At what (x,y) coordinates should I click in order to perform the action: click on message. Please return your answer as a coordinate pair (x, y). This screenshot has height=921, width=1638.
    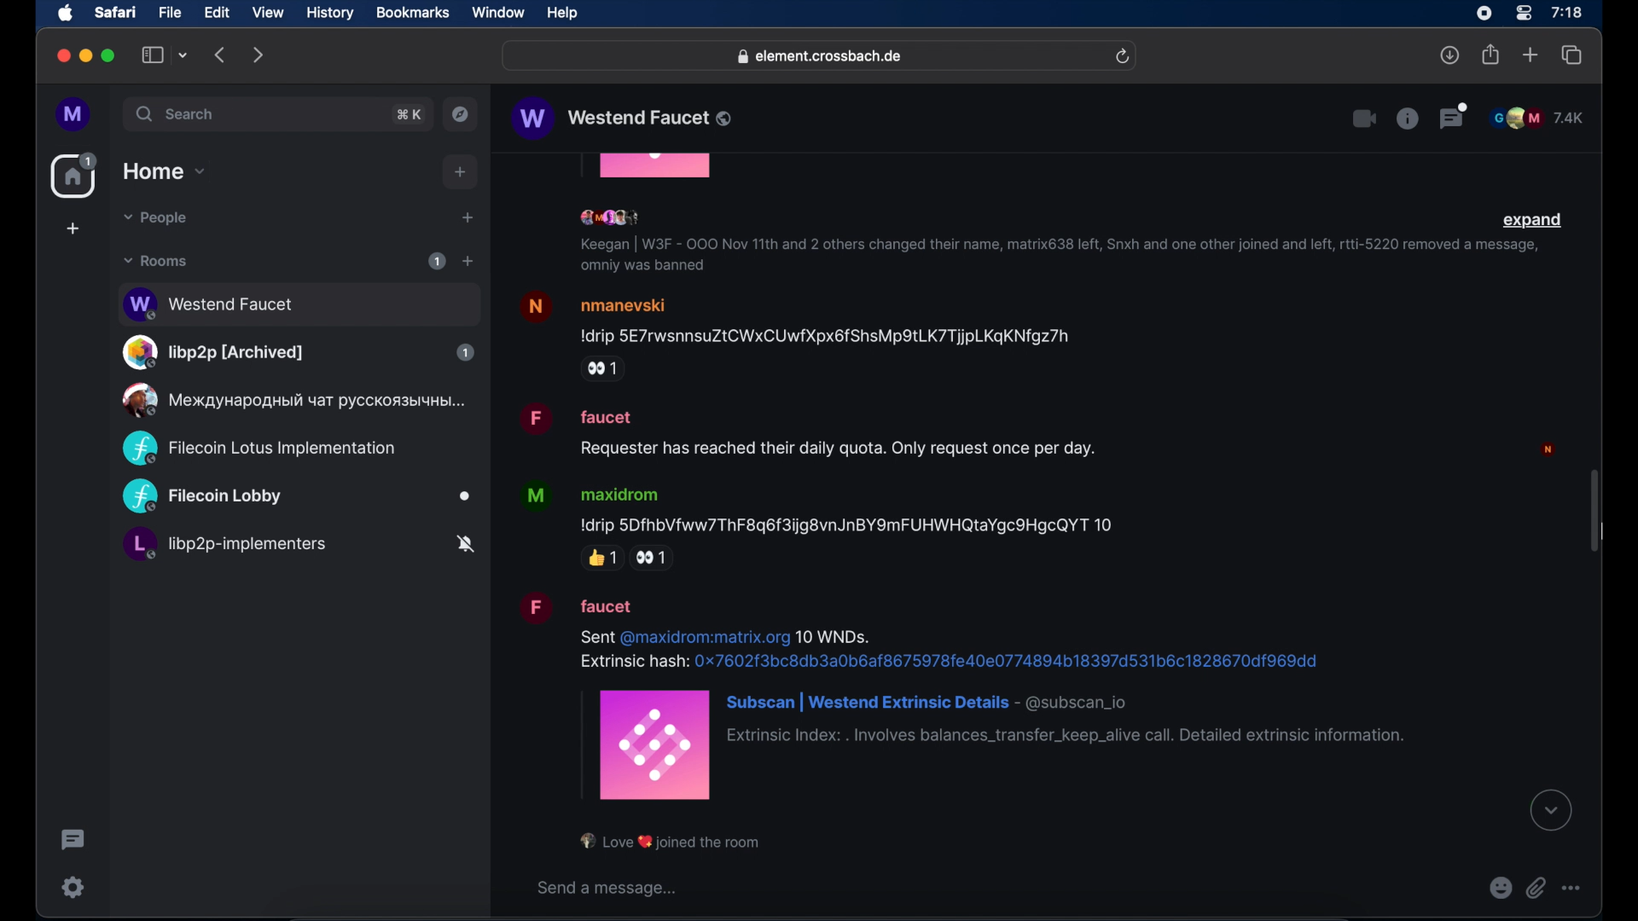
    Looking at the image, I should click on (796, 317).